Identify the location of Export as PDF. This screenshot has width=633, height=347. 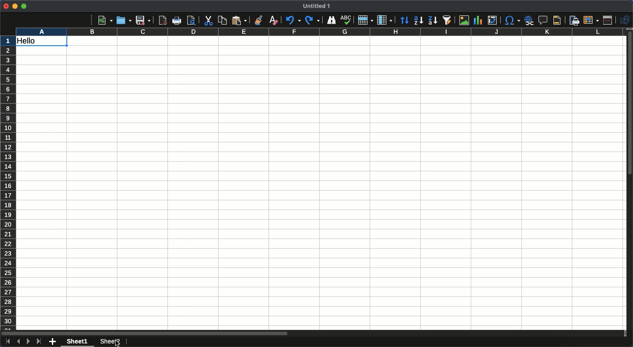
(162, 20).